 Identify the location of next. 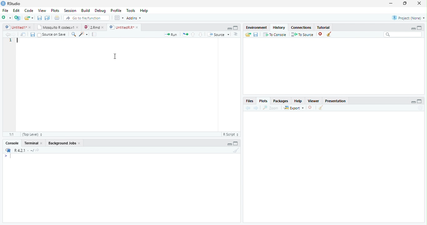
(16, 35).